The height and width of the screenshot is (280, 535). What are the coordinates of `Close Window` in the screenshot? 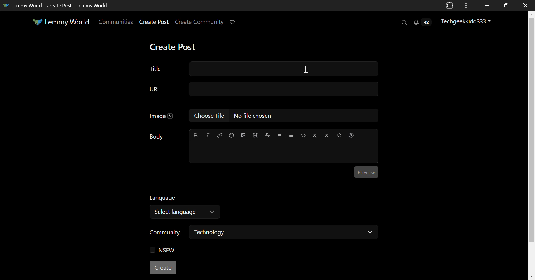 It's located at (524, 6).